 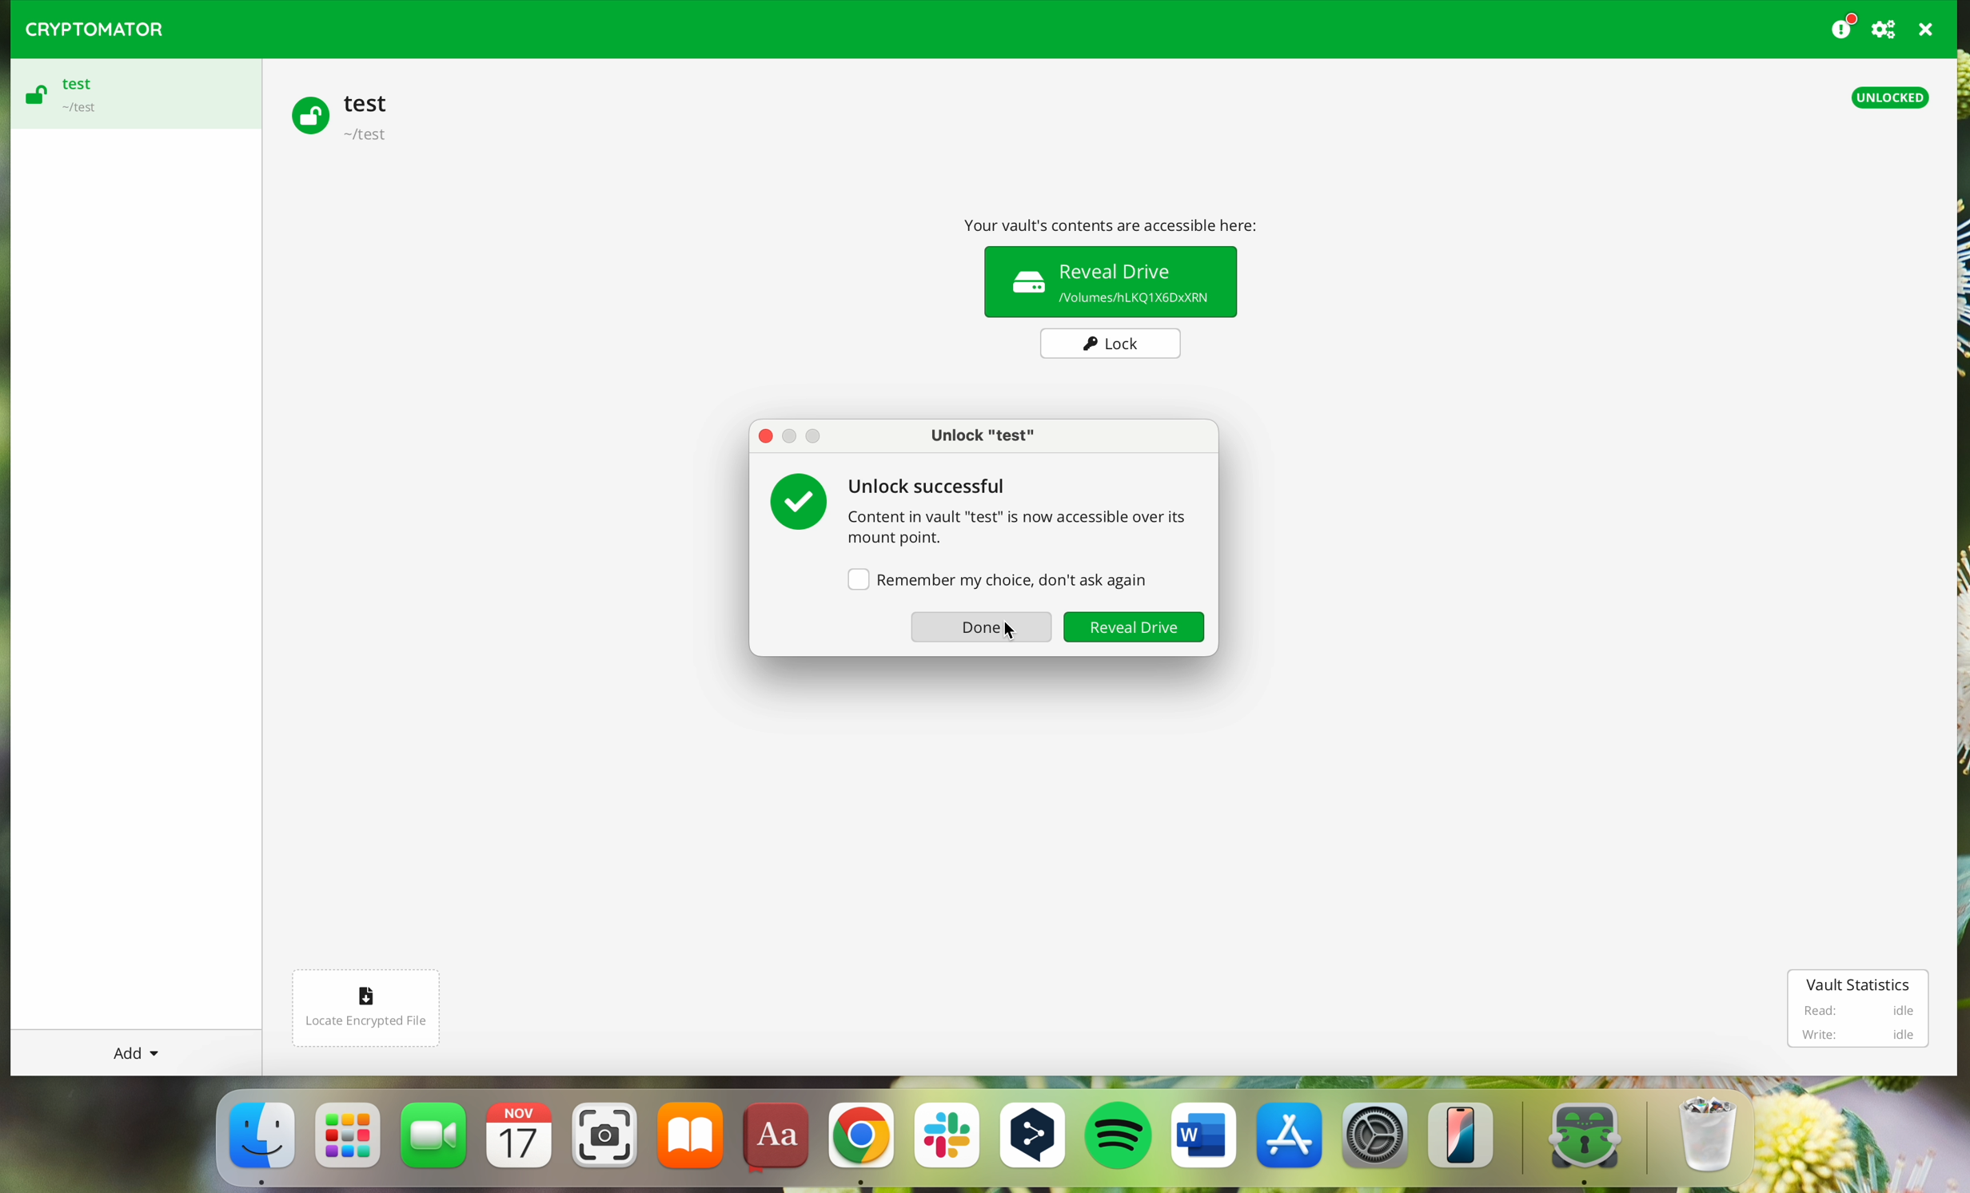 I want to click on calendar, so click(x=522, y=1142).